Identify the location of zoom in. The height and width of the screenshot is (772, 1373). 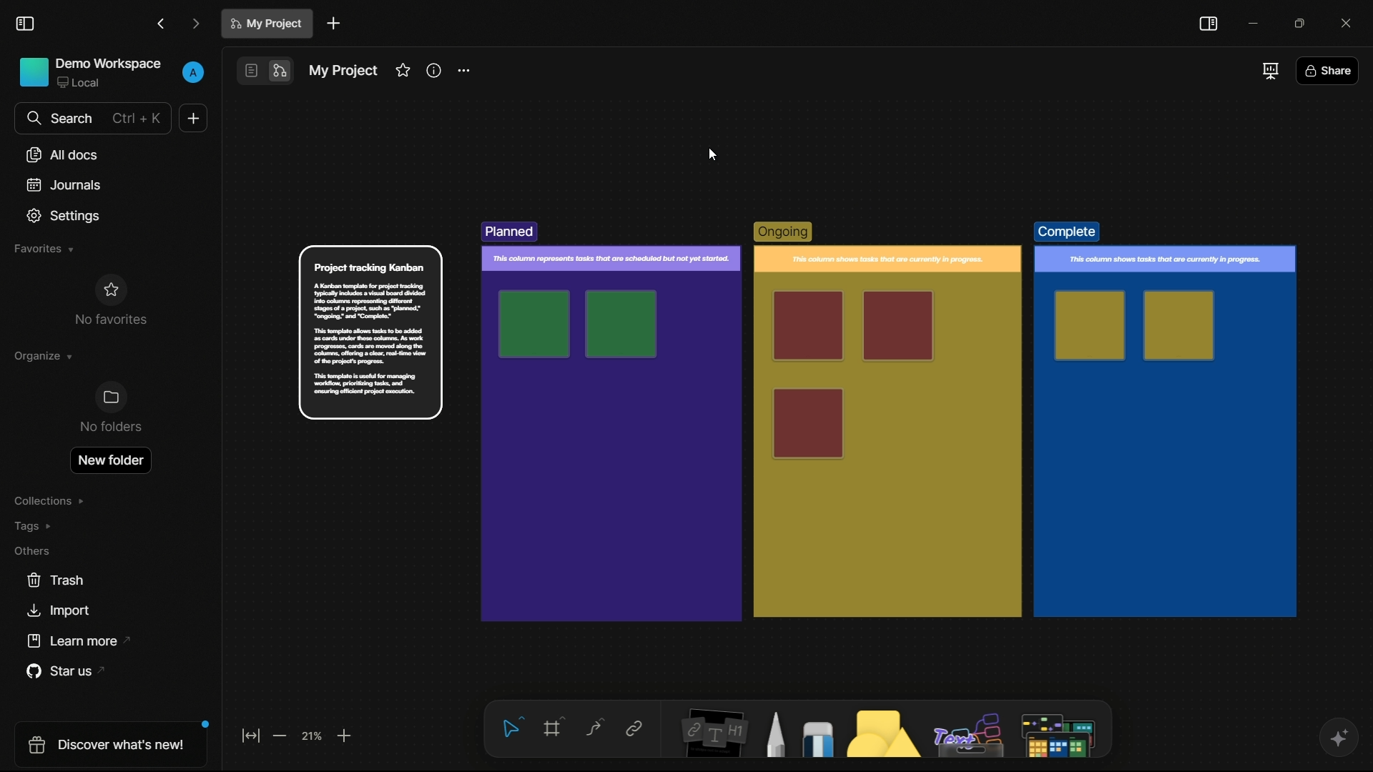
(345, 735).